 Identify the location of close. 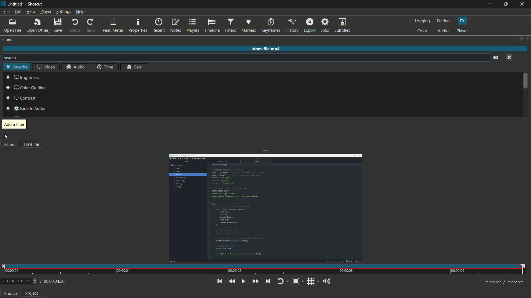
(528, 39).